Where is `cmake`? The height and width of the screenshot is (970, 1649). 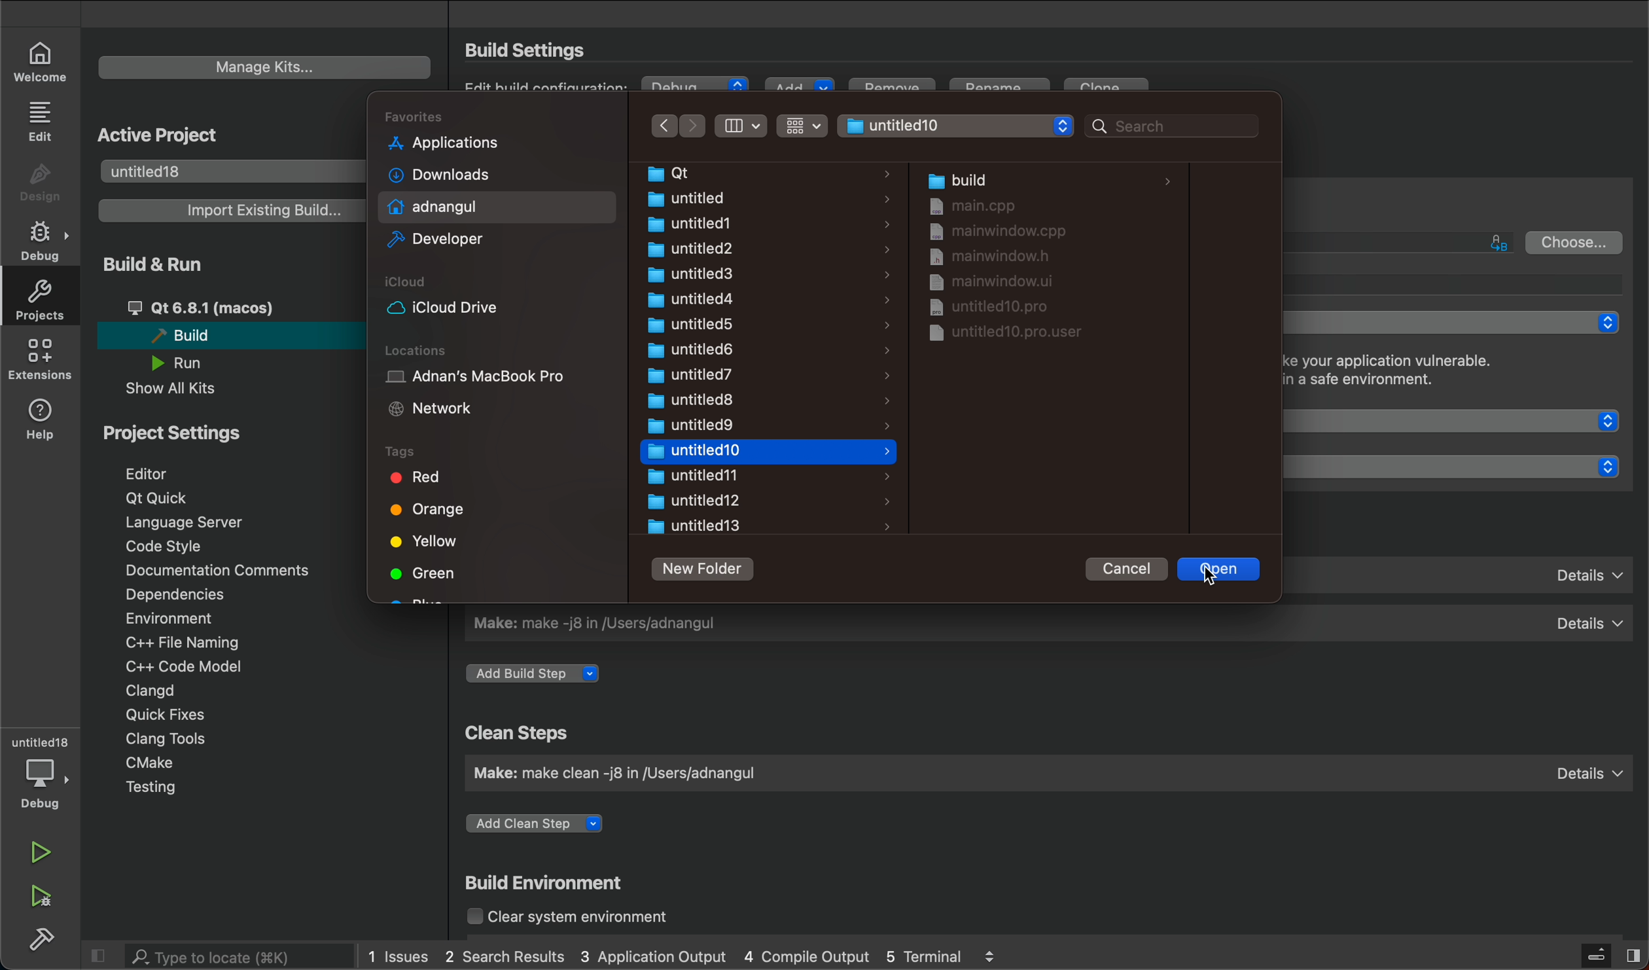
cmake is located at coordinates (154, 763).